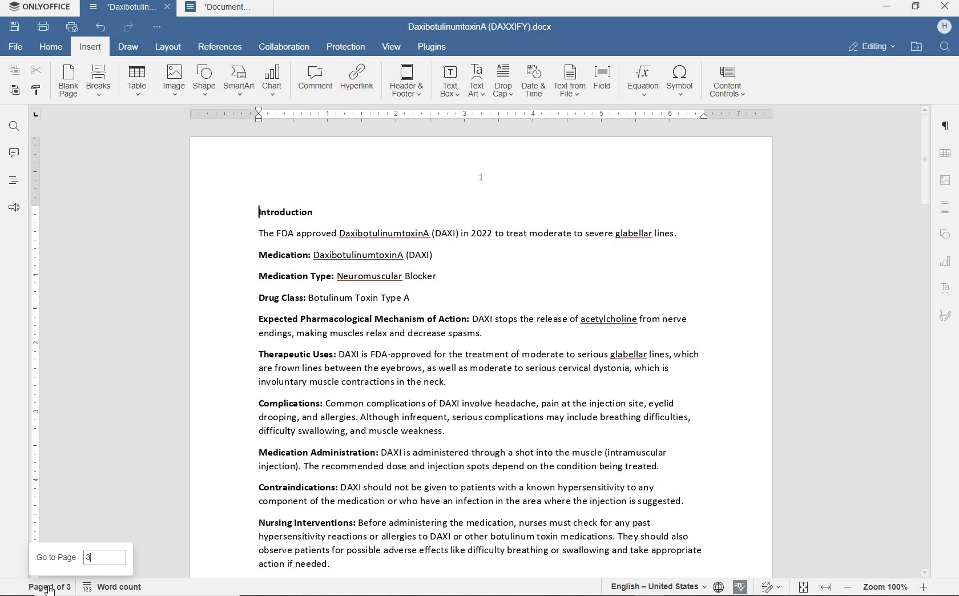 The image size is (959, 596). Describe the element at coordinates (481, 28) in the screenshot. I see `DaxibotulinumtoxinA (DAXXIFY).docx` at that location.